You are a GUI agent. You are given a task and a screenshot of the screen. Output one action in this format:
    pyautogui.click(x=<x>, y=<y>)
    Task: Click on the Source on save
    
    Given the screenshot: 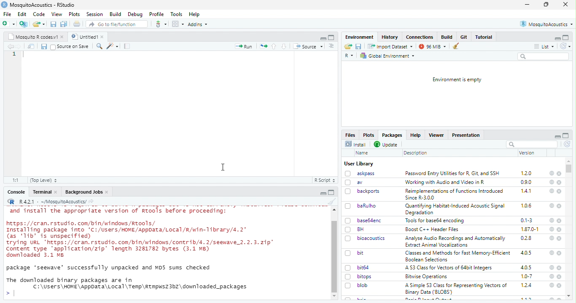 What is the action you would take?
    pyautogui.click(x=74, y=47)
    